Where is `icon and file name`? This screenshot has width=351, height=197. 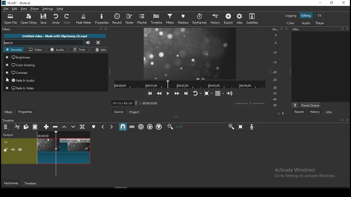
icon and file name is located at coordinates (16, 3).